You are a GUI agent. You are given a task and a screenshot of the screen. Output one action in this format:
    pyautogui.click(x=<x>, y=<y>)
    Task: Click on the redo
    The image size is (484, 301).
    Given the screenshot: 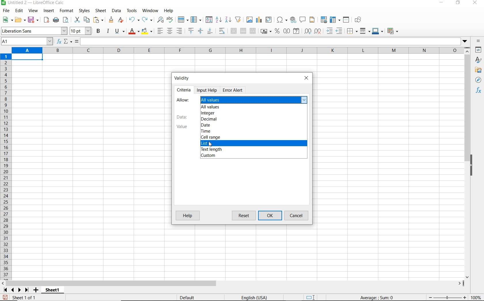 What is the action you would take?
    pyautogui.click(x=147, y=20)
    